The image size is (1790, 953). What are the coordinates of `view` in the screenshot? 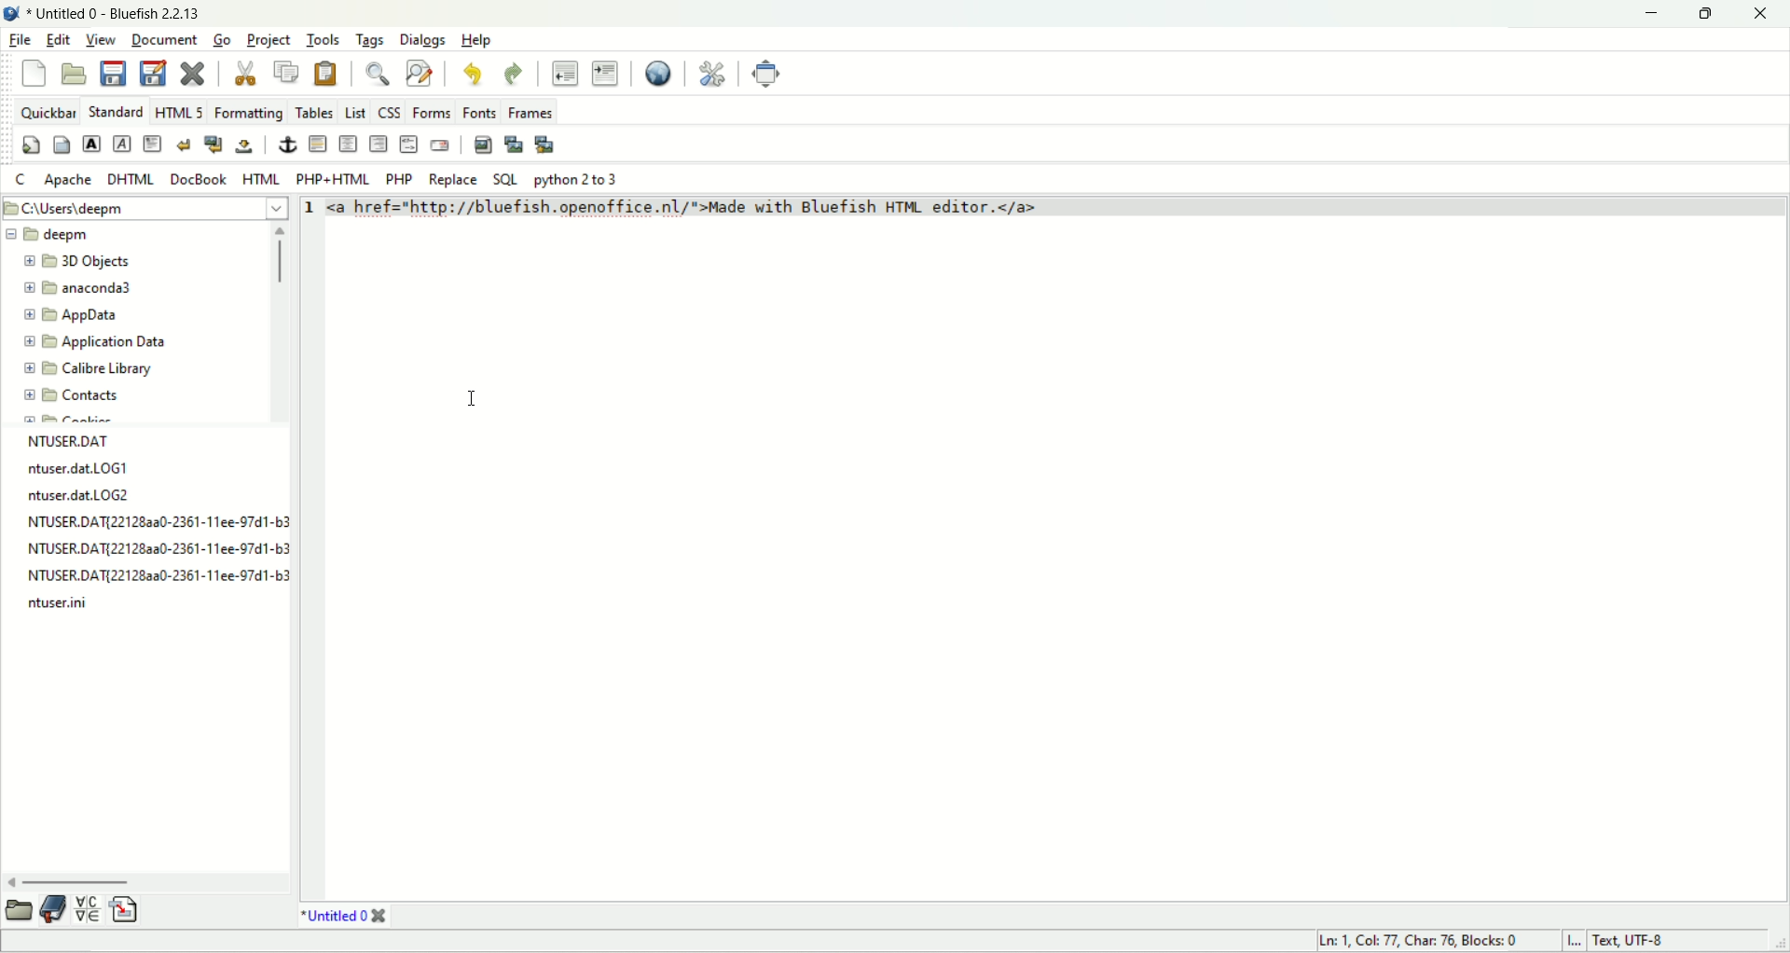 It's located at (102, 41).